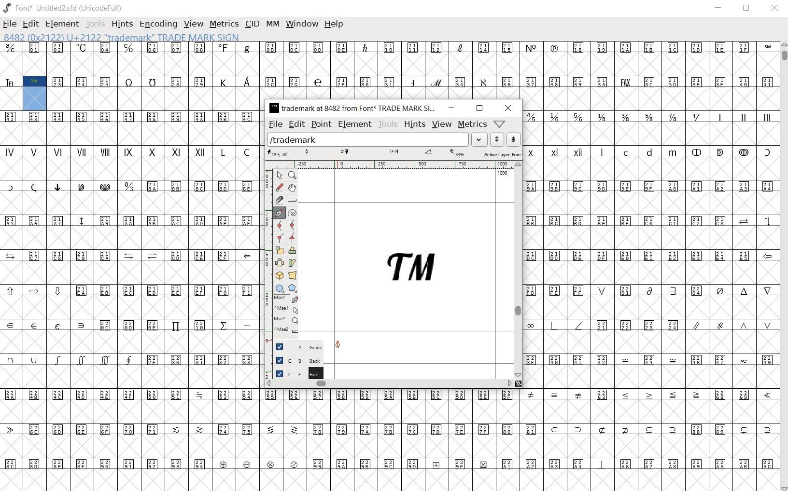  Describe the element at coordinates (63, 25) in the screenshot. I see `ELEMENT` at that location.